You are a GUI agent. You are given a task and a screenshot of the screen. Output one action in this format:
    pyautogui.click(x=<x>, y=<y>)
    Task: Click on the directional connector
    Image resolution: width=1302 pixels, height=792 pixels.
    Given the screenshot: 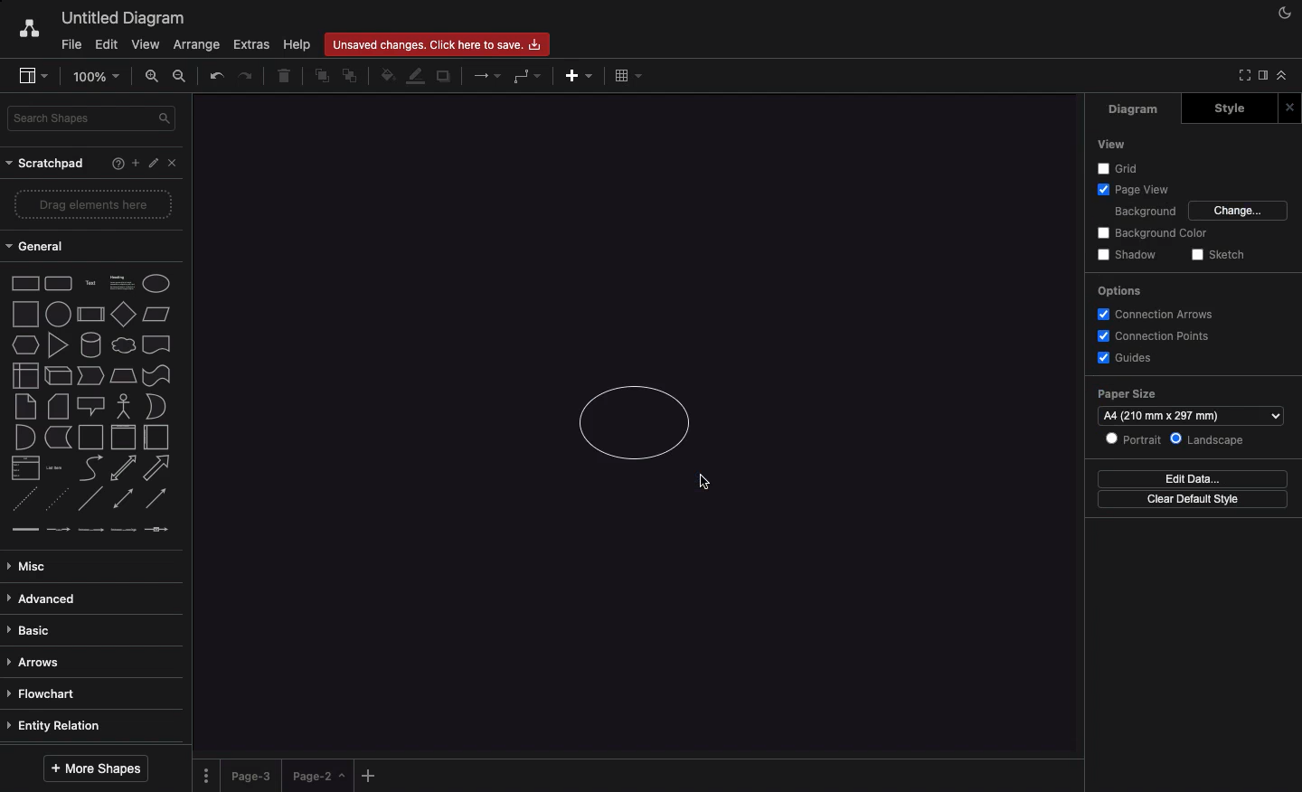 What is the action you would take?
    pyautogui.click(x=156, y=499)
    